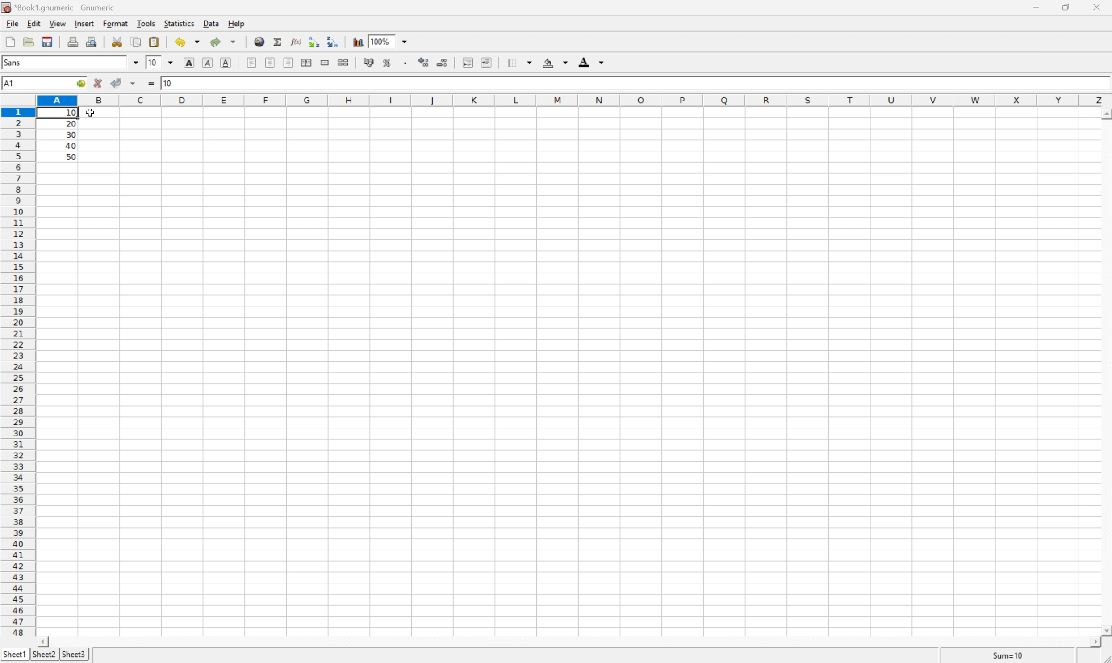  What do you see at coordinates (12, 24) in the screenshot?
I see `File` at bounding box center [12, 24].